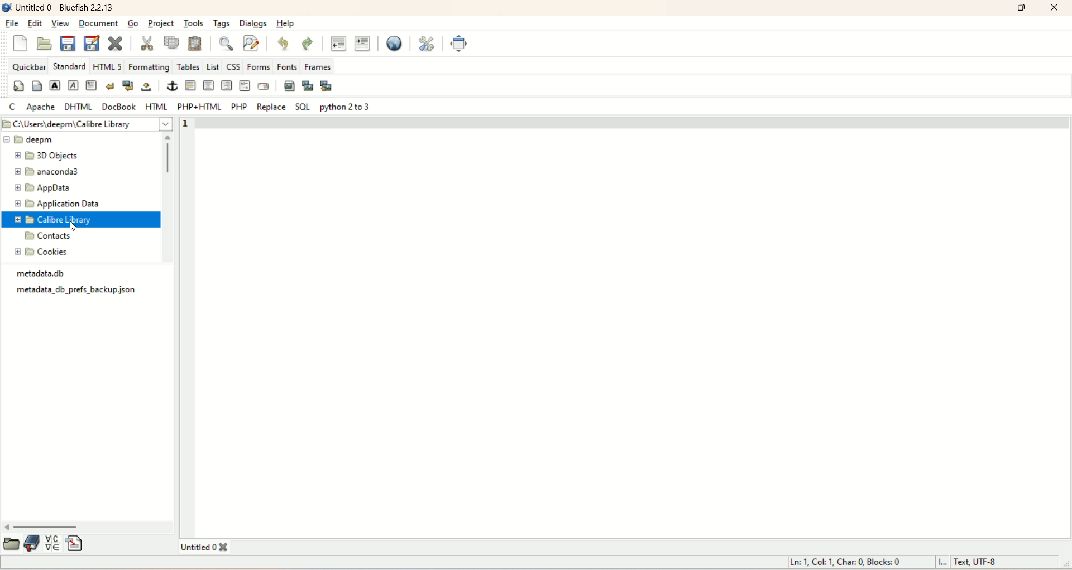 Image resolution: width=1072 pixels, height=570 pixels. Describe the element at coordinates (319, 67) in the screenshot. I see `frames` at that location.